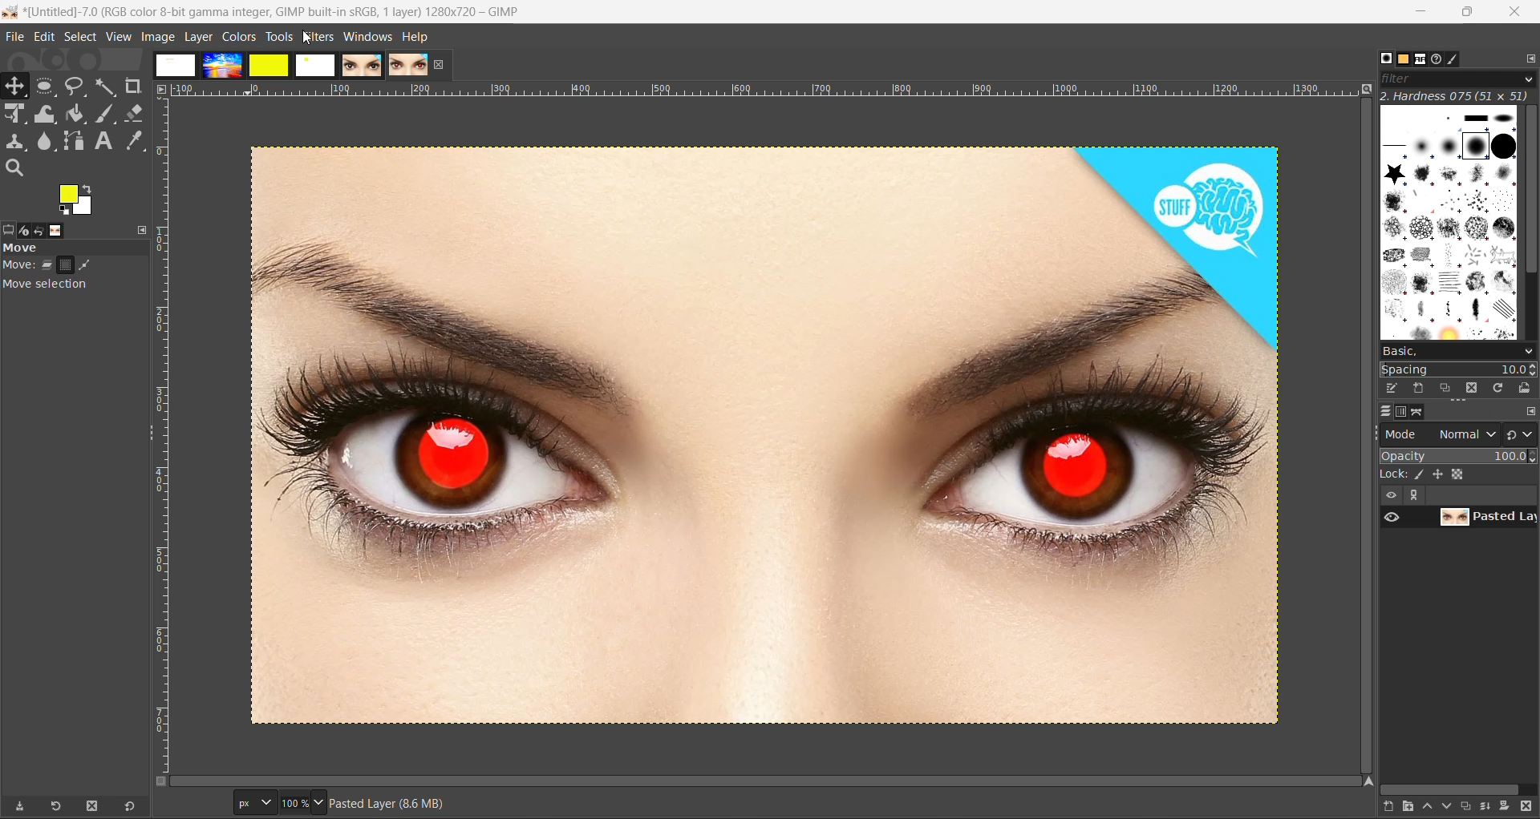  Describe the element at coordinates (76, 87) in the screenshot. I see `free select tool` at that location.